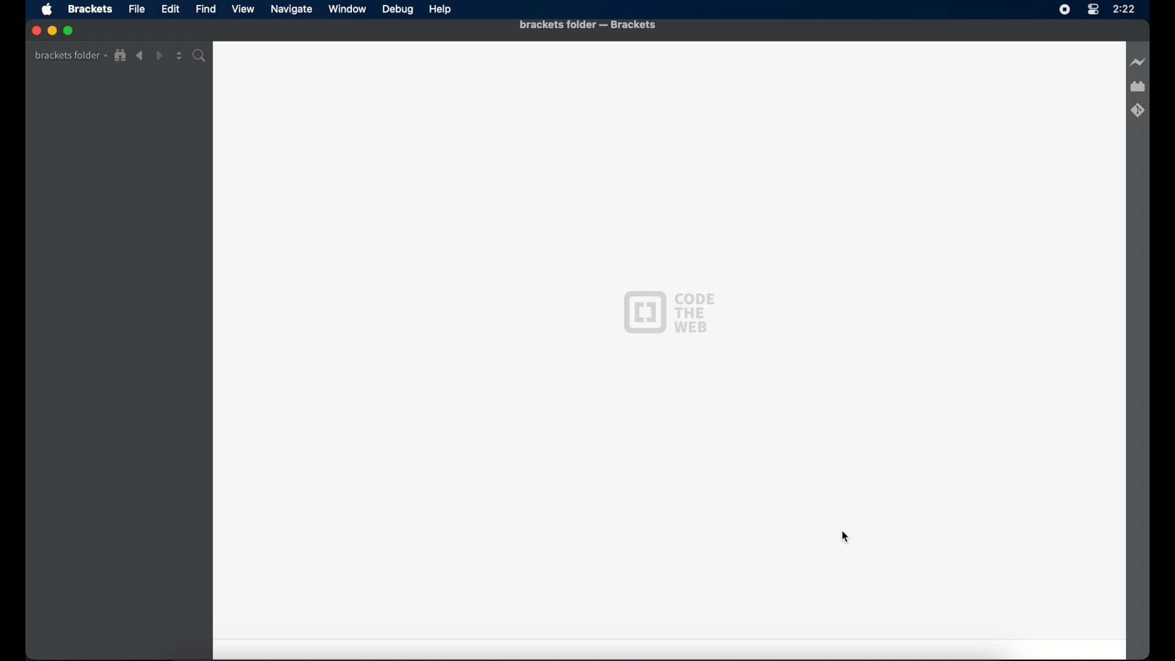 This screenshot has height=661, width=1175. Describe the element at coordinates (48, 10) in the screenshot. I see `apple icon` at that location.